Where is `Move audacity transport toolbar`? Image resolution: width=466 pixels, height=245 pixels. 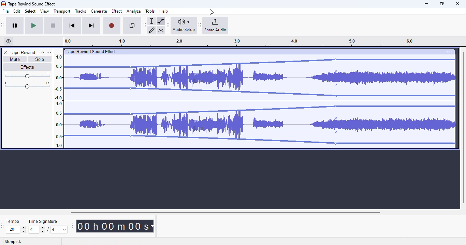
Move audacity transport toolbar is located at coordinates (3, 25).